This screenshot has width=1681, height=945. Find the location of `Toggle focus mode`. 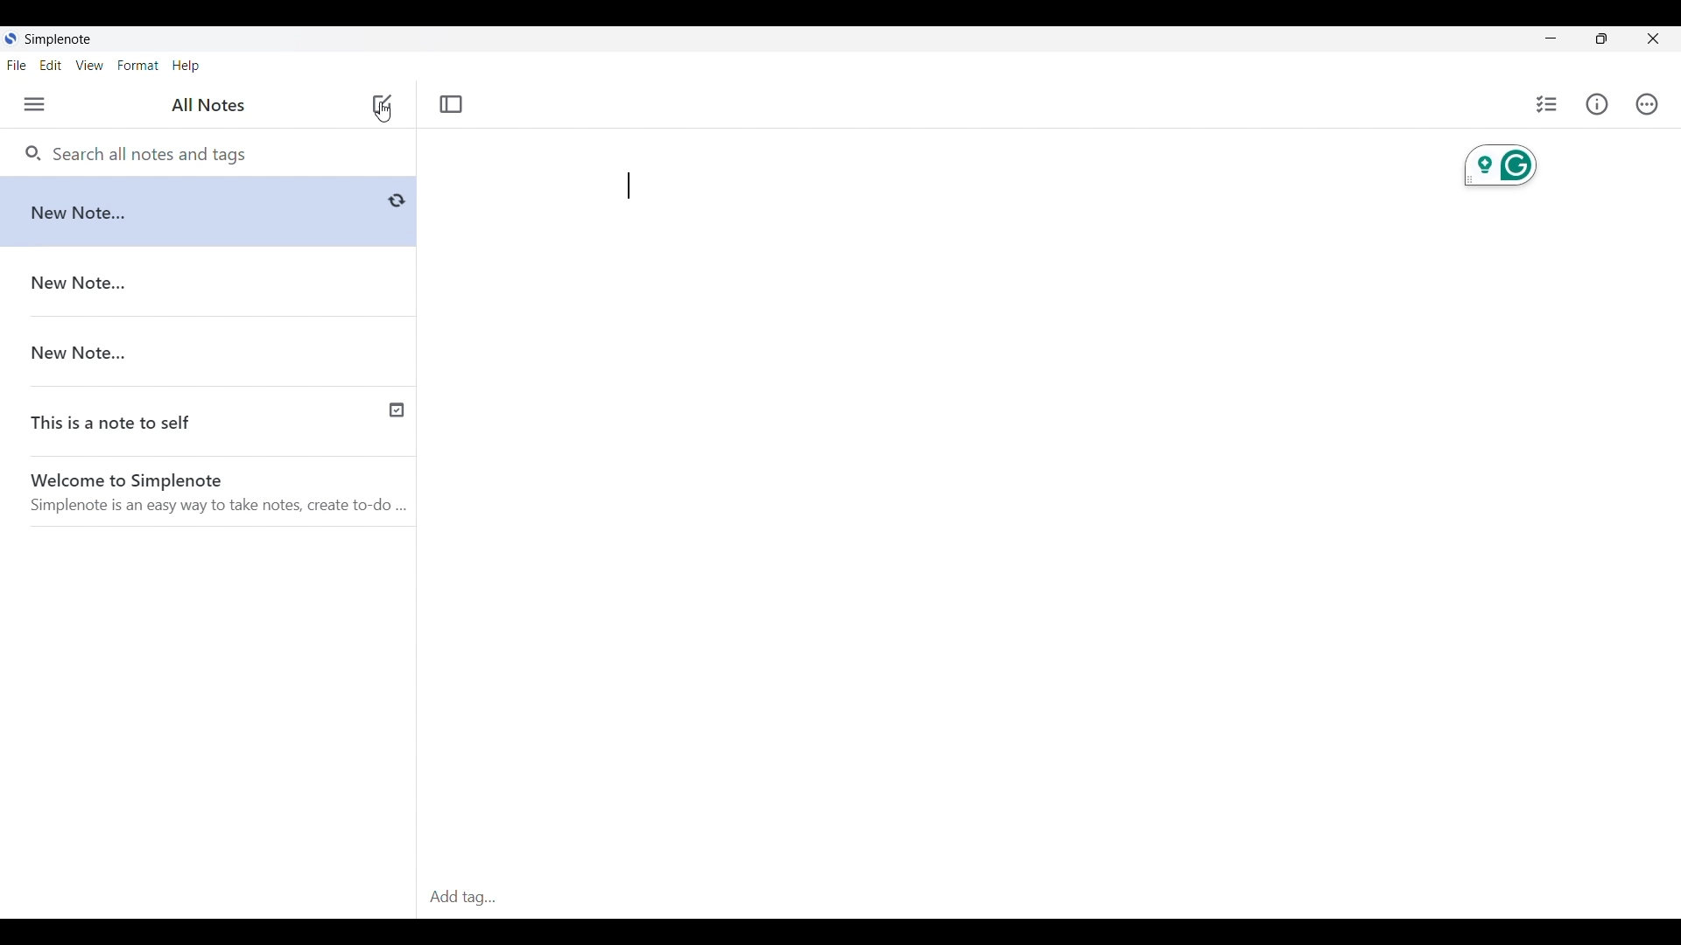

Toggle focus mode is located at coordinates (451, 104).